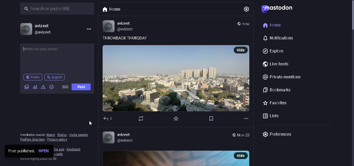  I want to click on @avizeet, so click(129, 29).